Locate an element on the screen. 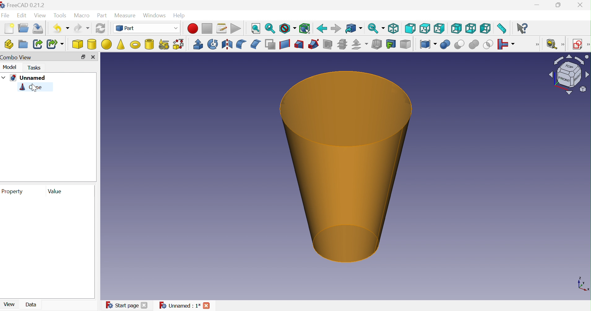 The image size is (591, 311). Unnamed : 1* is located at coordinates (179, 305).